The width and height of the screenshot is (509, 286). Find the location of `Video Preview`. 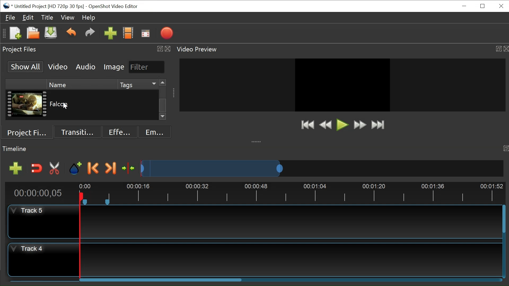

Video Preview is located at coordinates (341, 49).